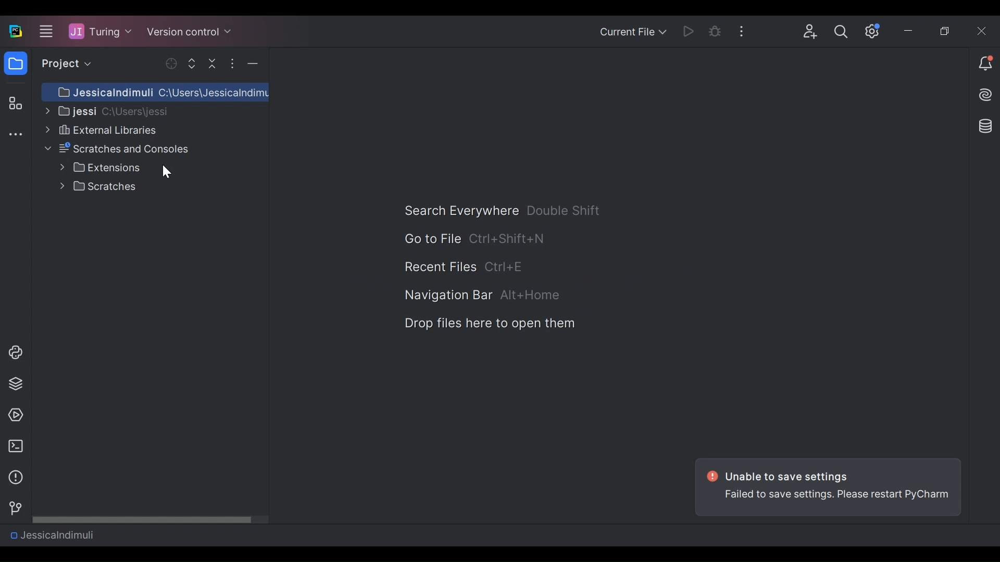 The height and width of the screenshot is (562, 1000). What do you see at coordinates (151, 519) in the screenshot?
I see `Horizontal Scroll bar` at bounding box center [151, 519].